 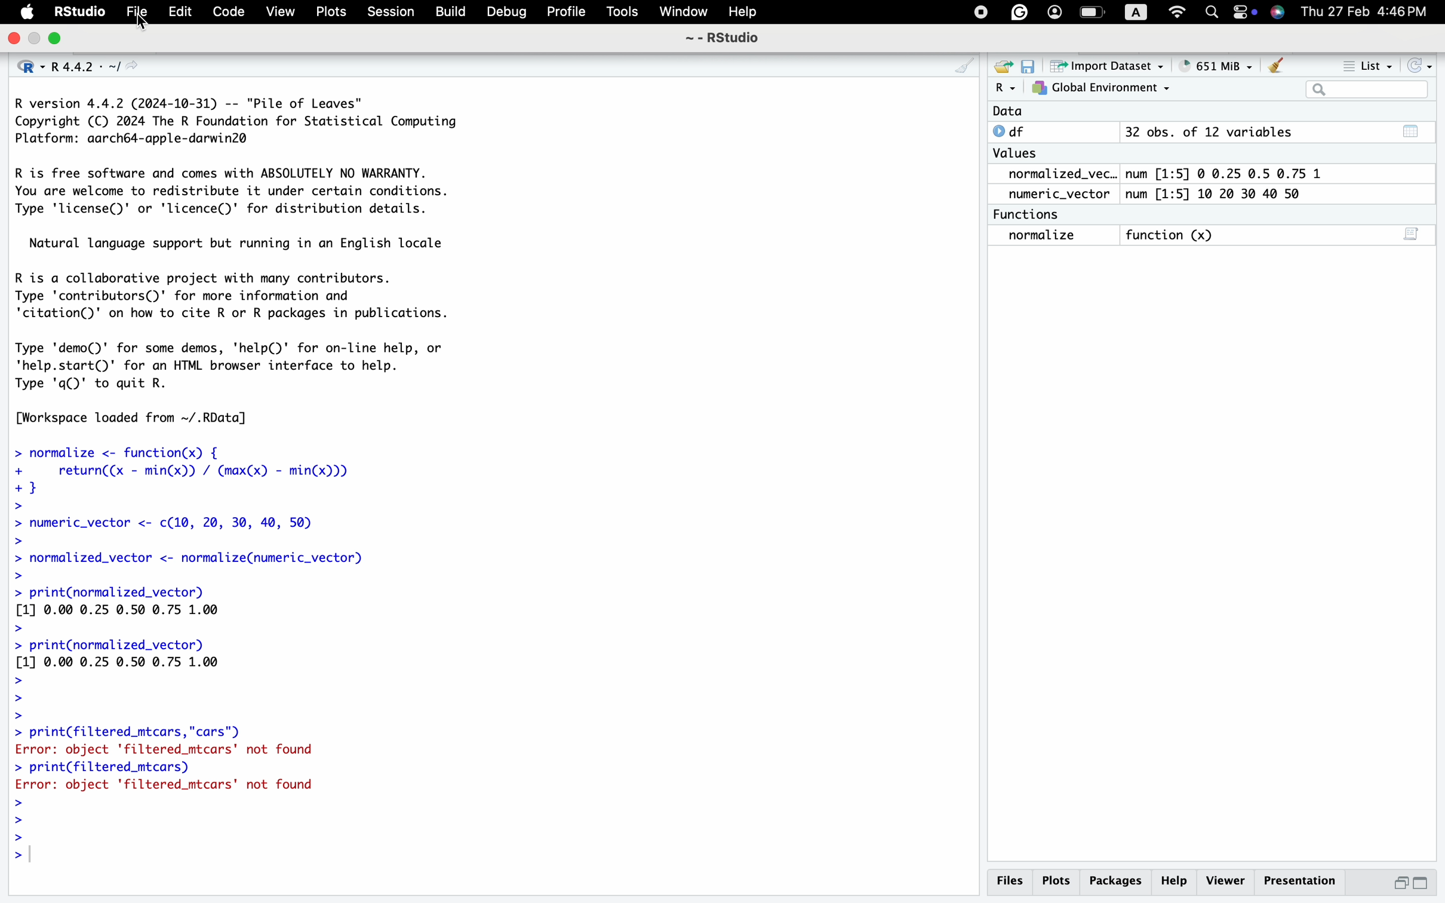 What do you see at coordinates (1058, 879) in the screenshot?
I see `Plots` at bounding box center [1058, 879].